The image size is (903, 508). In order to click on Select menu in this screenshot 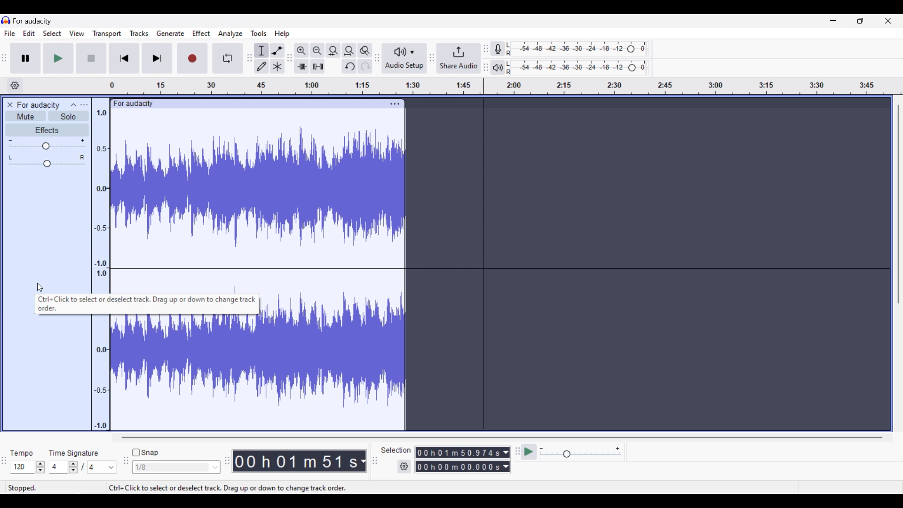, I will do `click(52, 33)`.